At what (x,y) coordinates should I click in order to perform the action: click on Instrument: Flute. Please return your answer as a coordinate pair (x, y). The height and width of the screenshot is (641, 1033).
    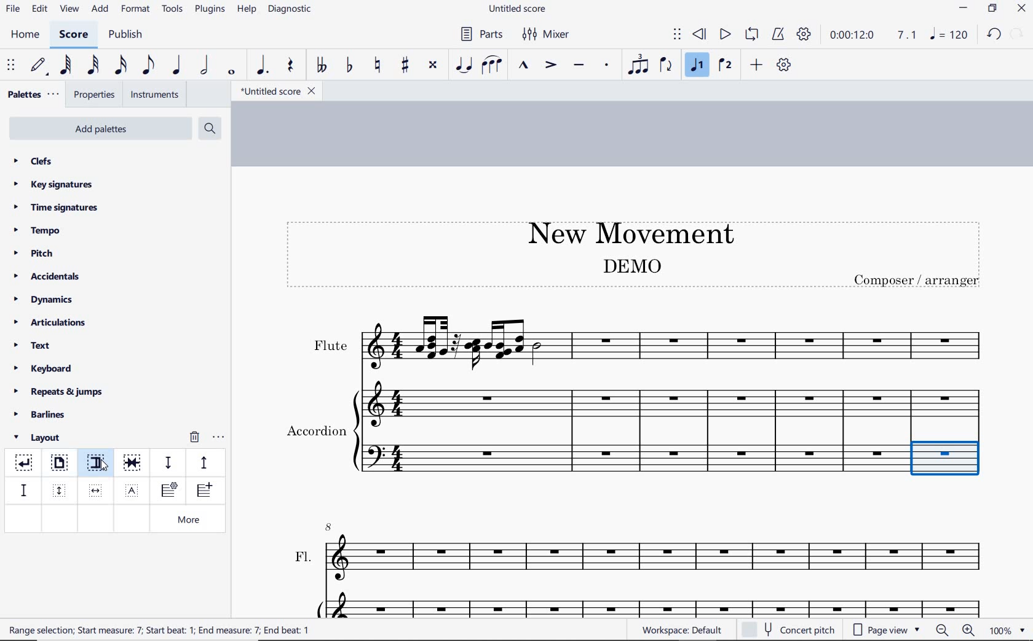
    Looking at the image, I should click on (676, 341).